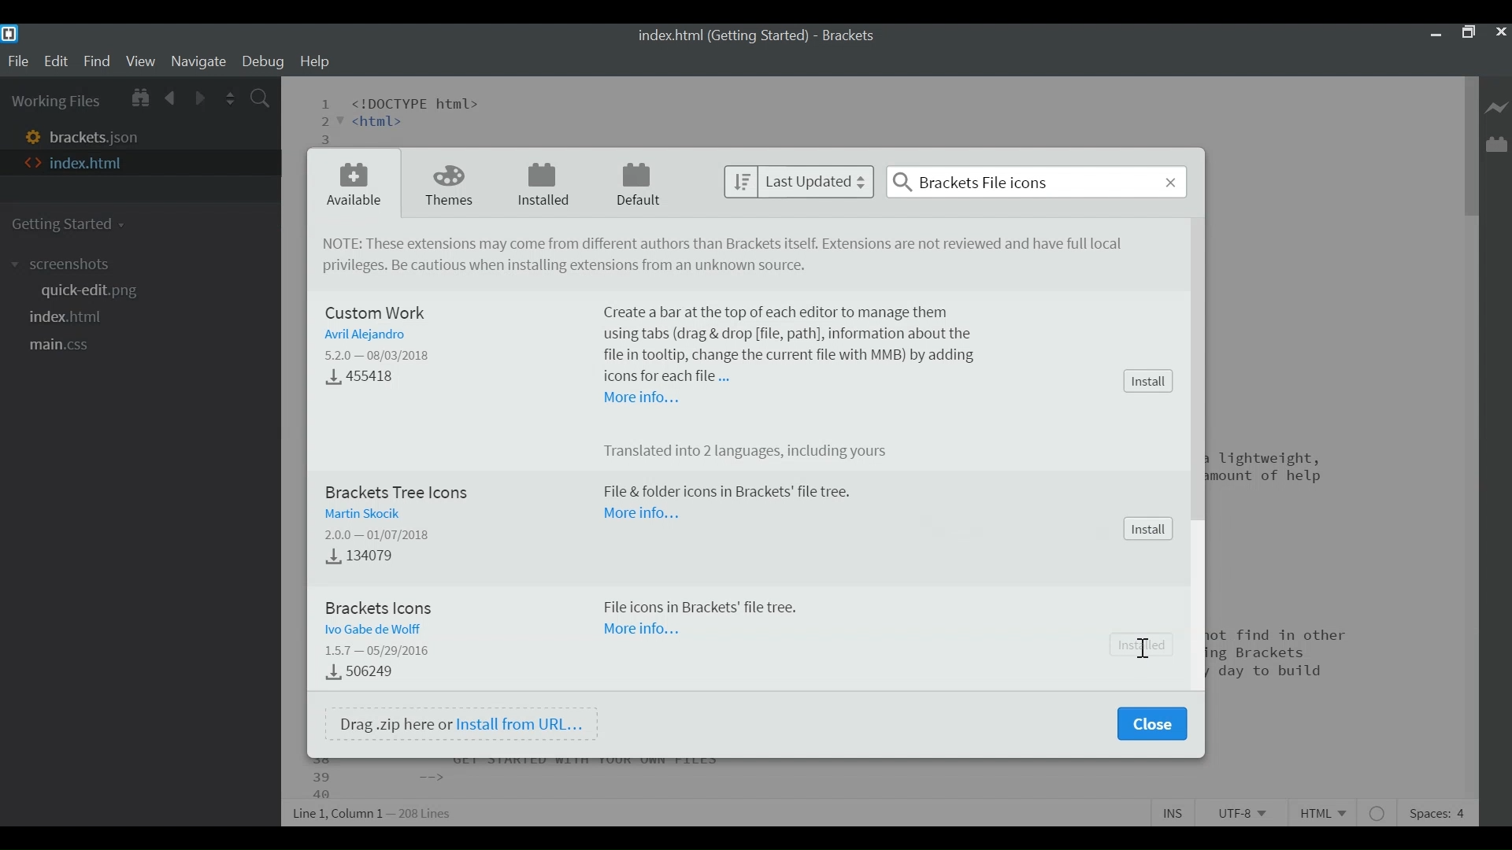  I want to click on Toggle Insert or Overwrite, so click(1174, 812).